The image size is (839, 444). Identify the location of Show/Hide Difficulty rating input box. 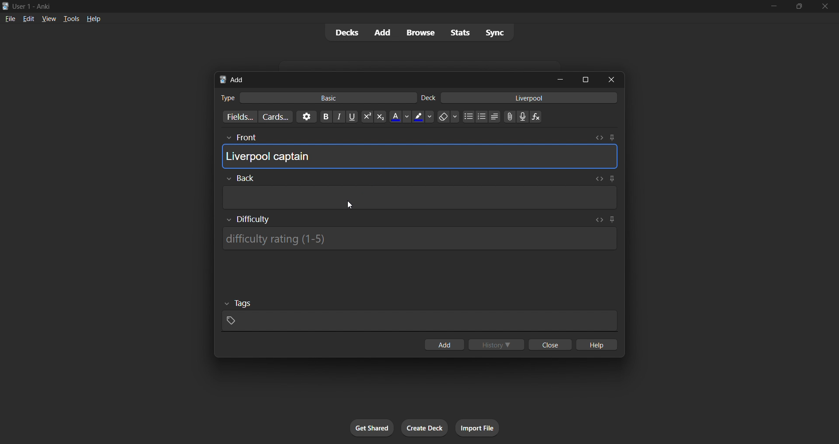
(248, 219).